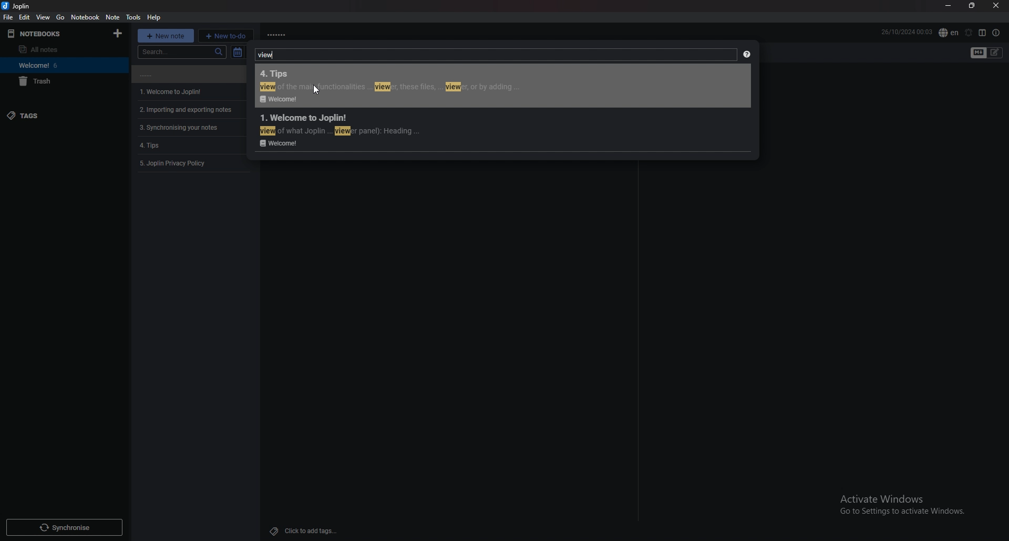  What do you see at coordinates (226, 36) in the screenshot?
I see `new todo` at bounding box center [226, 36].